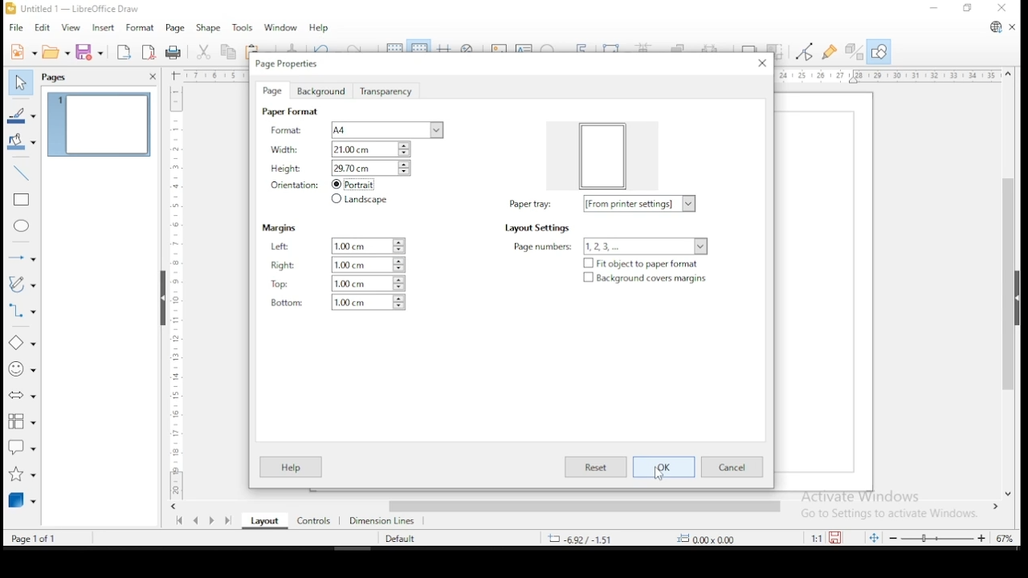 The height and width of the screenshot is (578, 1028). I want to click on export as pdf, so click(148, 53).